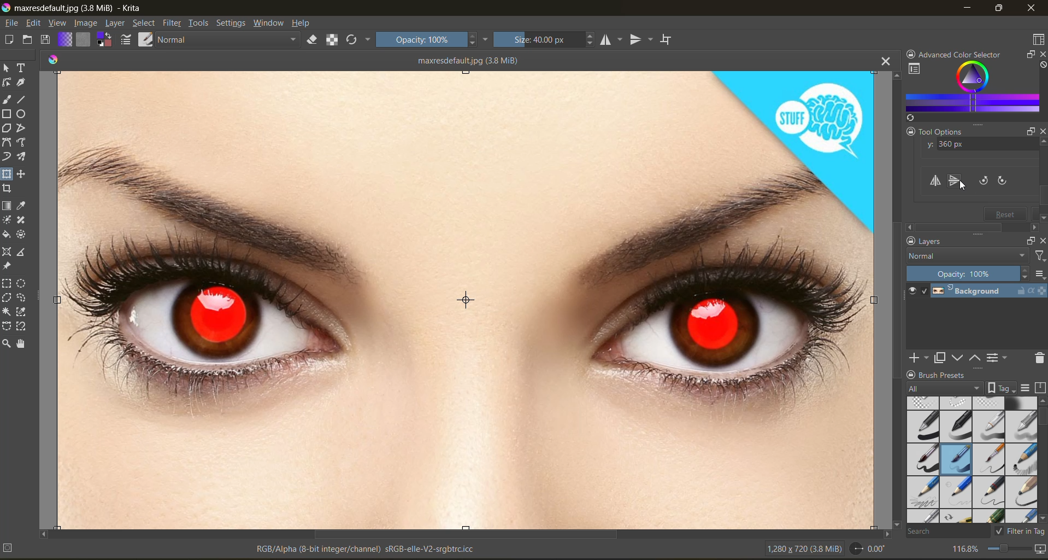  Describe the element at coordinates (1002, 387) in the screenshot. I see `show tag box` at that location.